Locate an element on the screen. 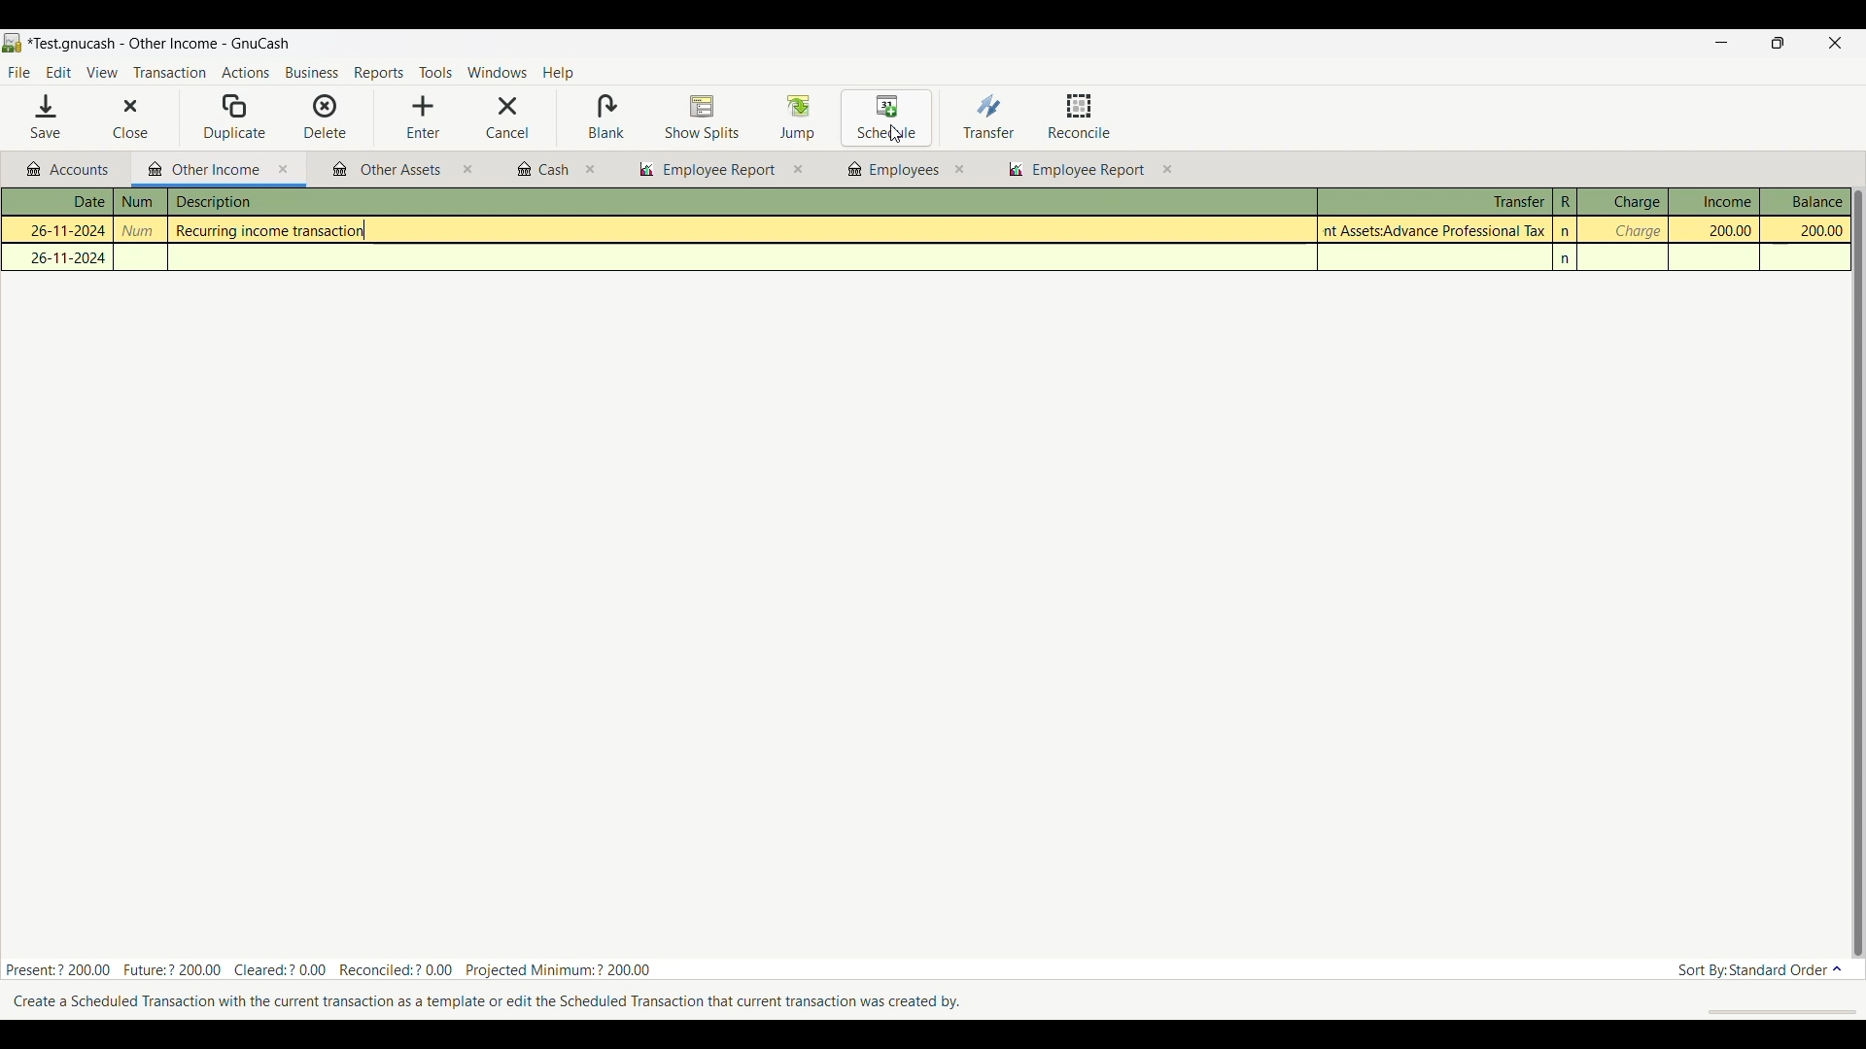 This screenshot has height=1049, width=1866. Date is located at coordinates (68, 202).